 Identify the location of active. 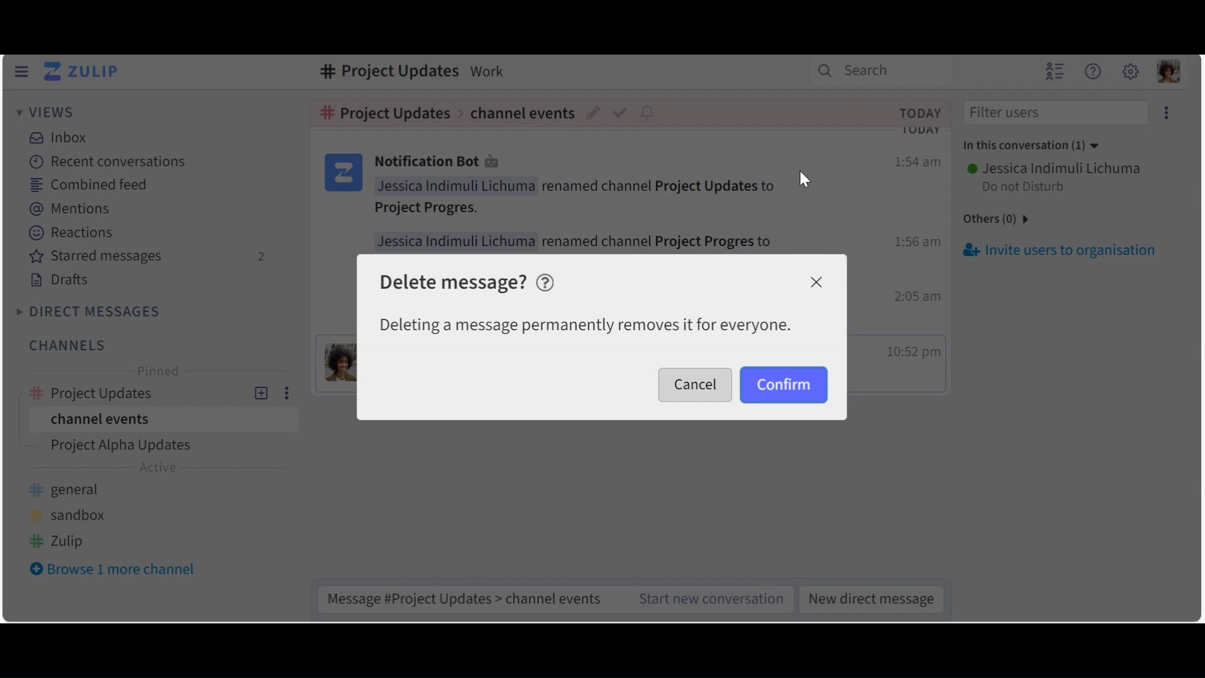
(161, 469).